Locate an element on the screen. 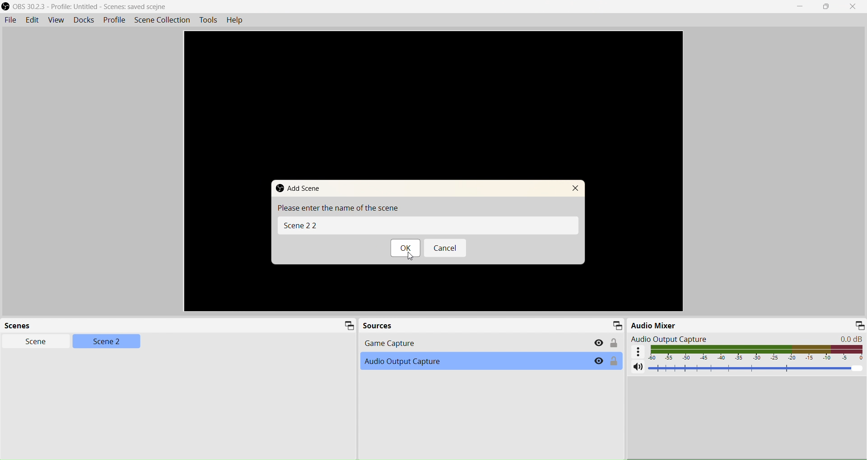 The image size is (867, 460). Close is located at coordinates (575, 188).